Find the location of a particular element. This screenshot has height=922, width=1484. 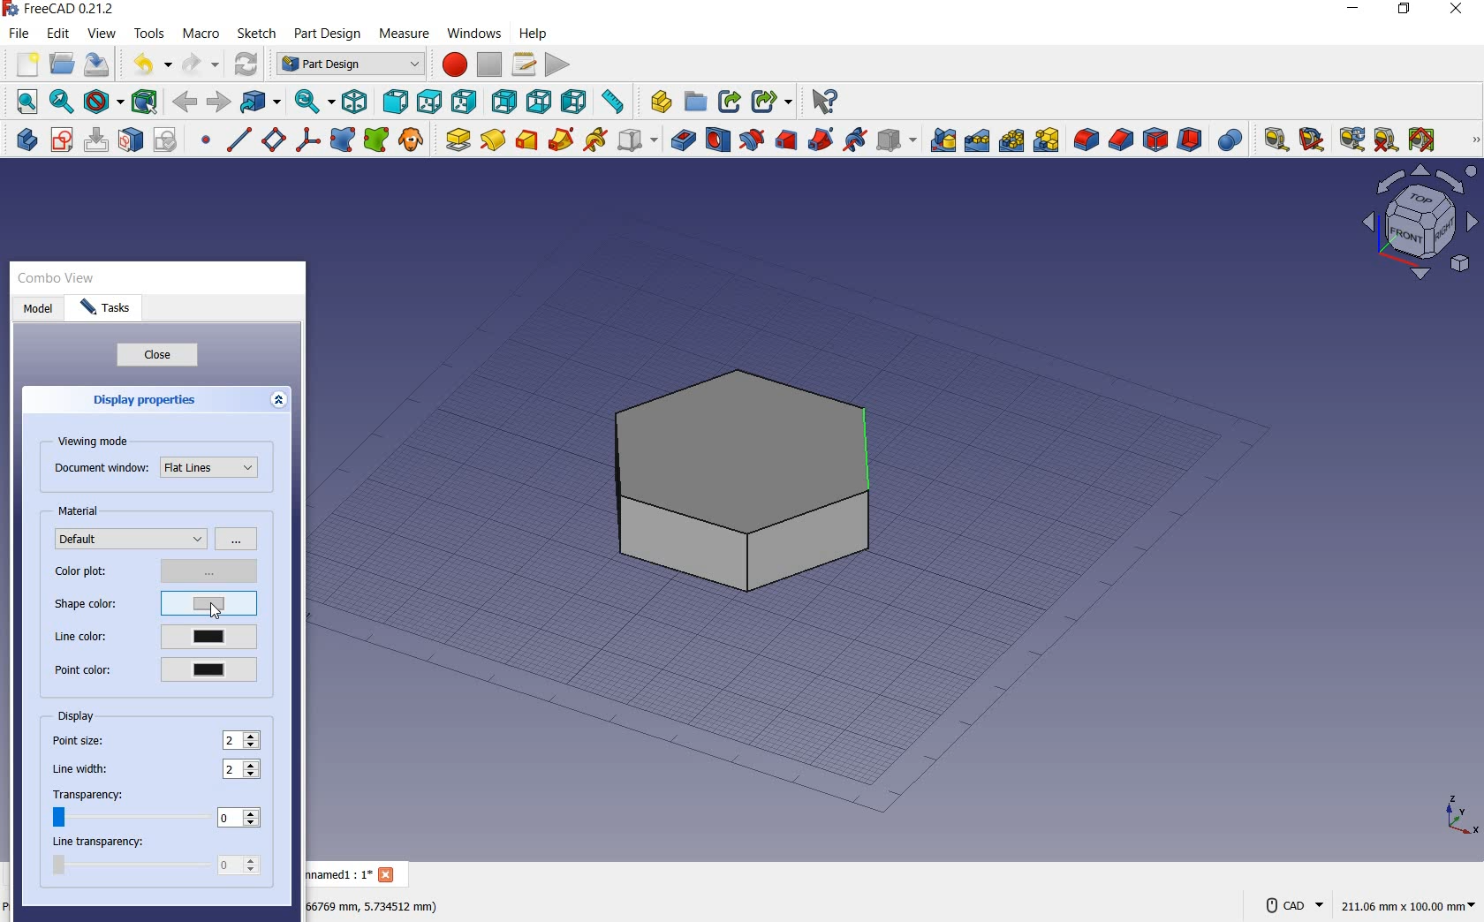

current point color is located at coordinates (209, 668).